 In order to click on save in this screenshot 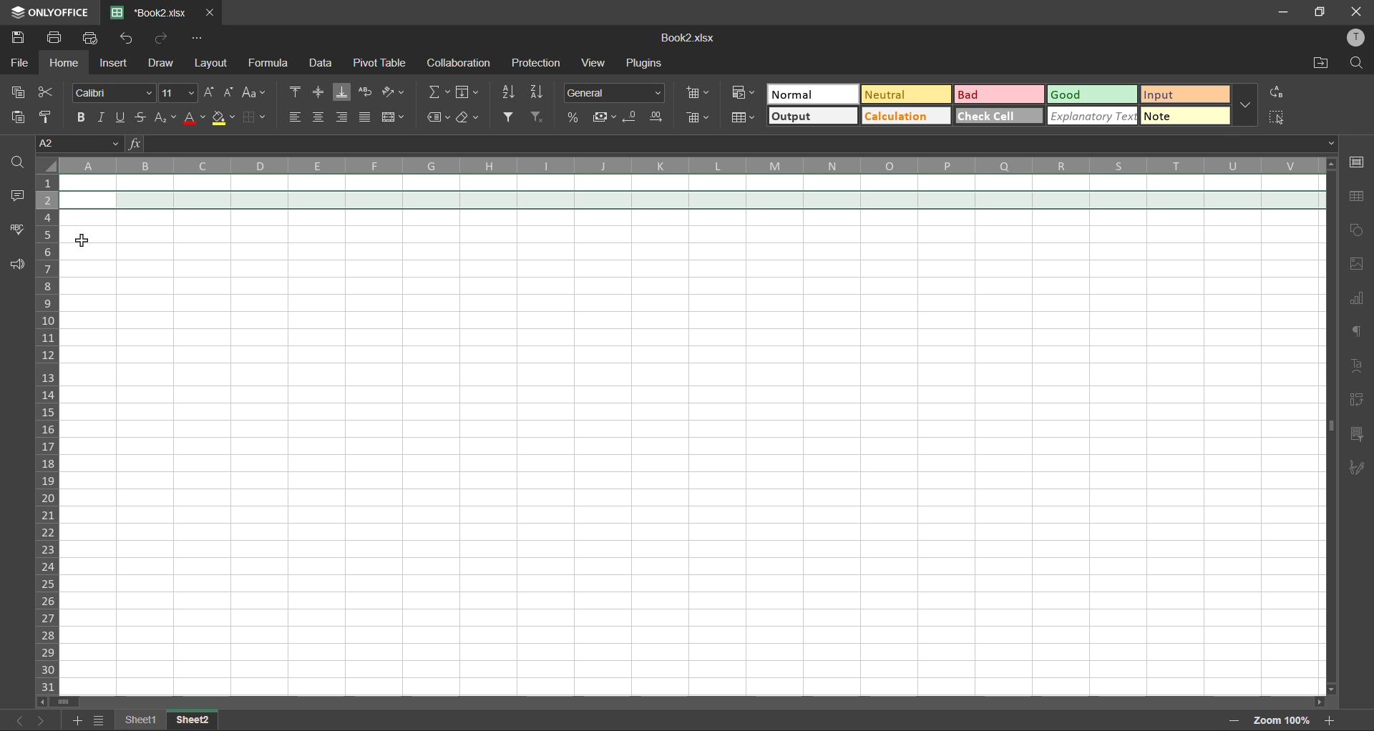, I will do `click(19, 35)`.